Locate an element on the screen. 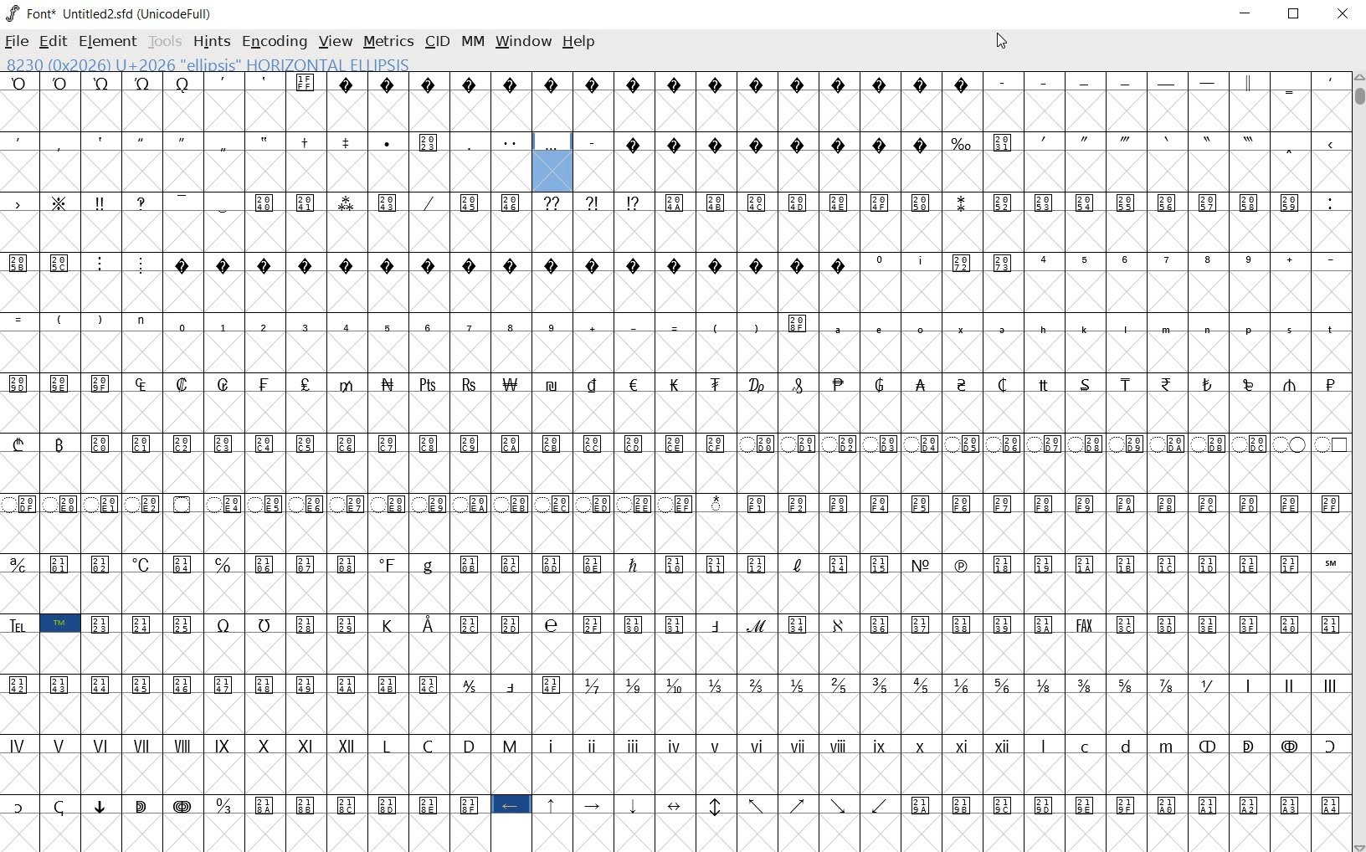 The width and height of the screenshot is (1366, 852). MINIMIZE is located at coordinates (1244, 14).